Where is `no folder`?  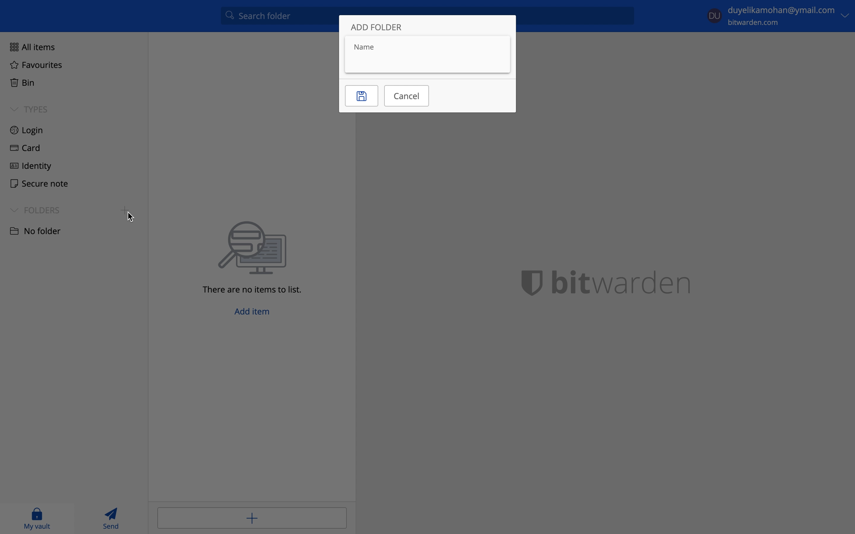
no folder is located at coordinates (35, 230).